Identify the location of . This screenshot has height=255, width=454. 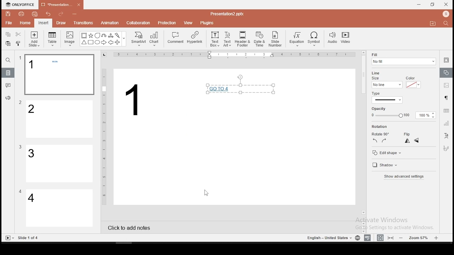
(444, 148).